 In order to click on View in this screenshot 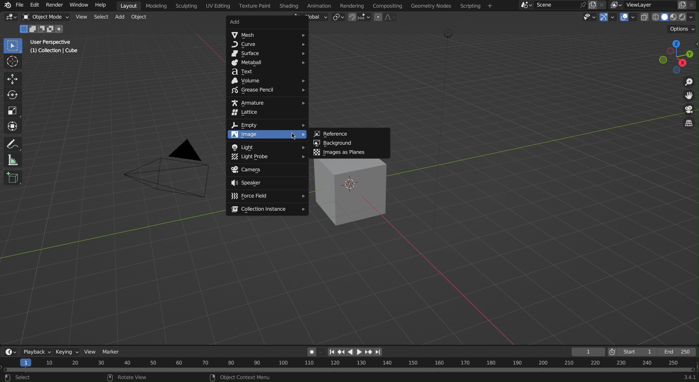, I will do `click(80, 18)`.